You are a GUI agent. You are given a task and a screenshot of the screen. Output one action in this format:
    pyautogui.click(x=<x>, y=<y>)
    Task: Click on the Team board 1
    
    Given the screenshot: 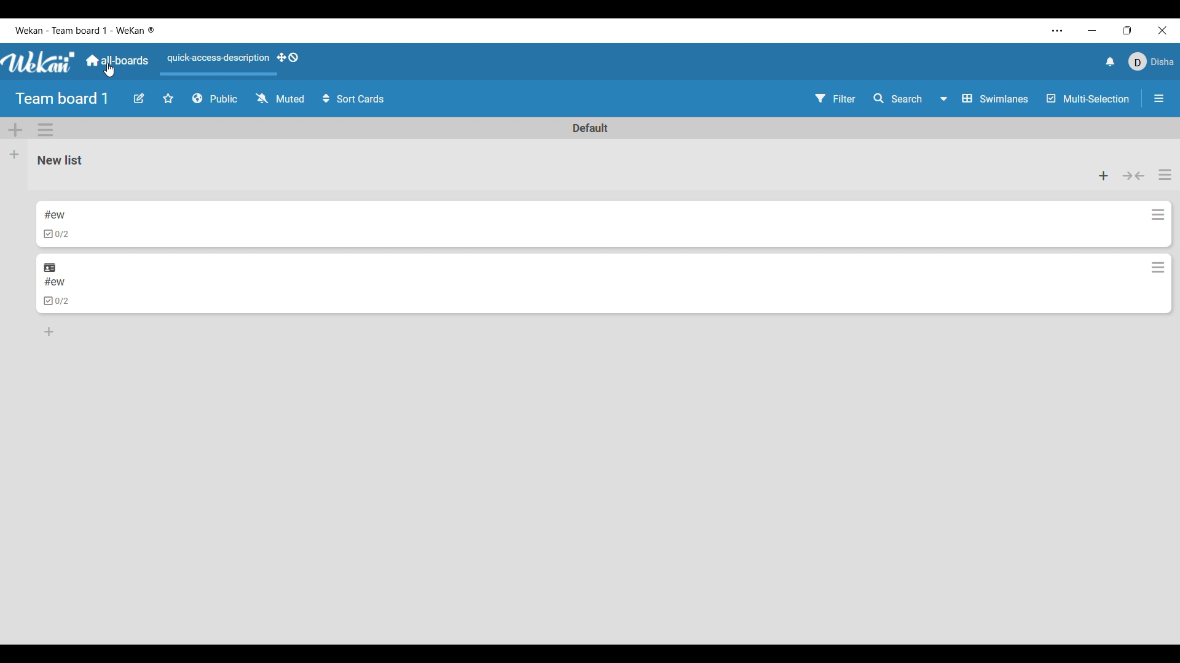 What is the action you would take?
    pyautogui.click(x=64, y=99)
    